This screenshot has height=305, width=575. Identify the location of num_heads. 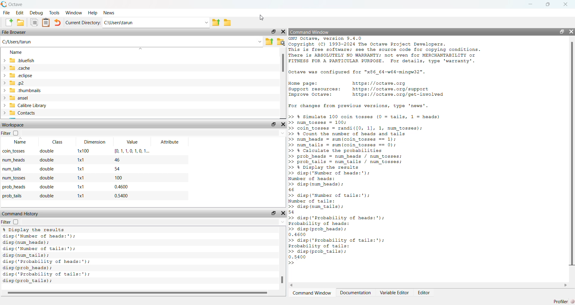
(14, 160).